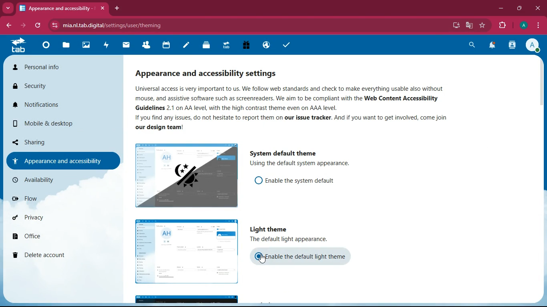  What do you see at coordinates (187, 298) in the screenshot?
I see `image` at bounding box center [187, 298].